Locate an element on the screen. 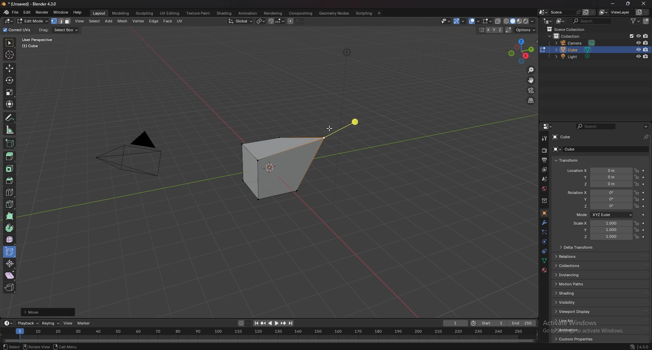 This screenshot has height=350, width=652. lock is located at coordinates (636, 170).